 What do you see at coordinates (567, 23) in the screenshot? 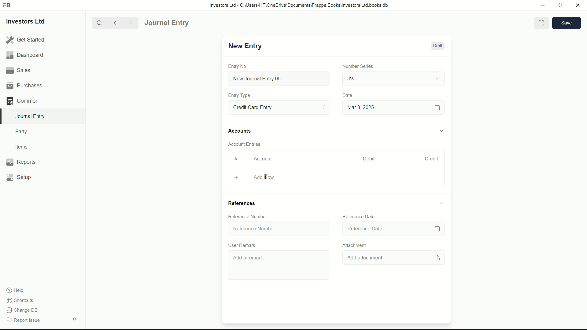
I see `save` at bounding box center [567, 23].